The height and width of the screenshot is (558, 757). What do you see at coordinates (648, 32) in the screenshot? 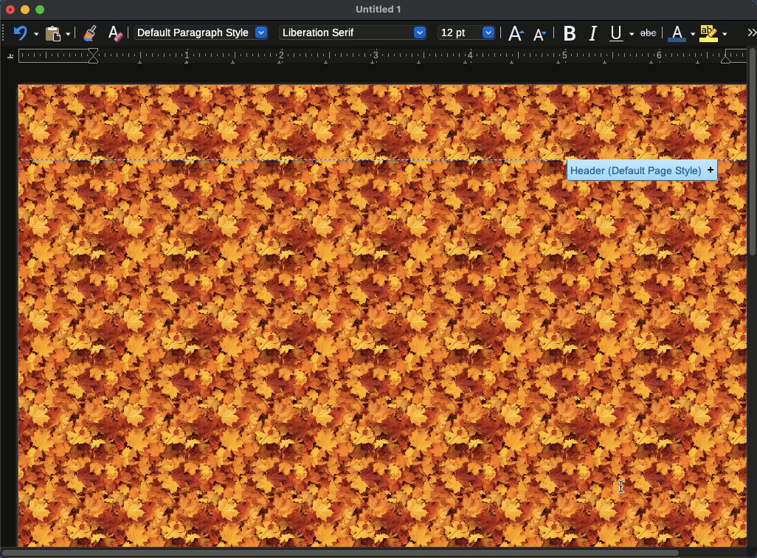
I see `strikethrough` at bounding box center [648, 32].